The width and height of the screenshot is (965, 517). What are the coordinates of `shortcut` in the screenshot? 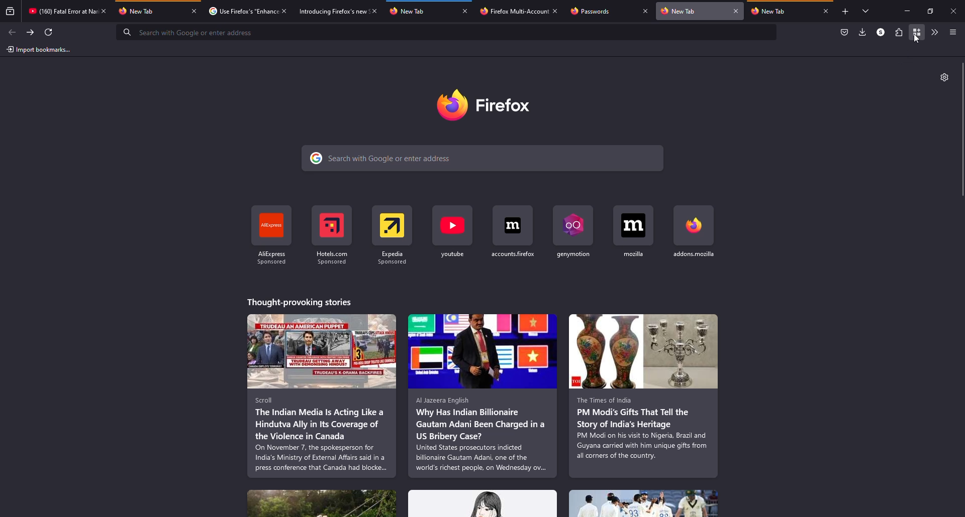 It's located at (576, 231).